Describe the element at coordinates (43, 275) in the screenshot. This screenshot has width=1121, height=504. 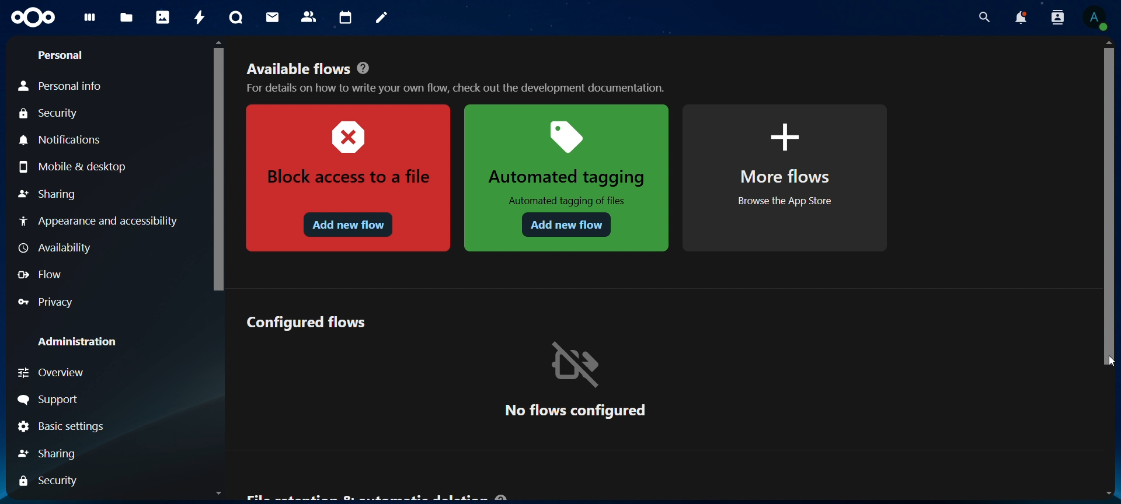
I see `flow` at that location.